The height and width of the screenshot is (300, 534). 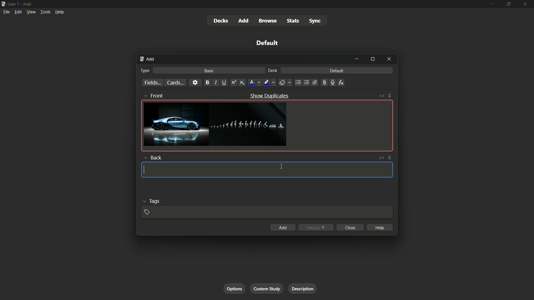 What do you see at coordinates (333, 83) in the screenshot?
I see `record audio` at bounding box center [333, 83].